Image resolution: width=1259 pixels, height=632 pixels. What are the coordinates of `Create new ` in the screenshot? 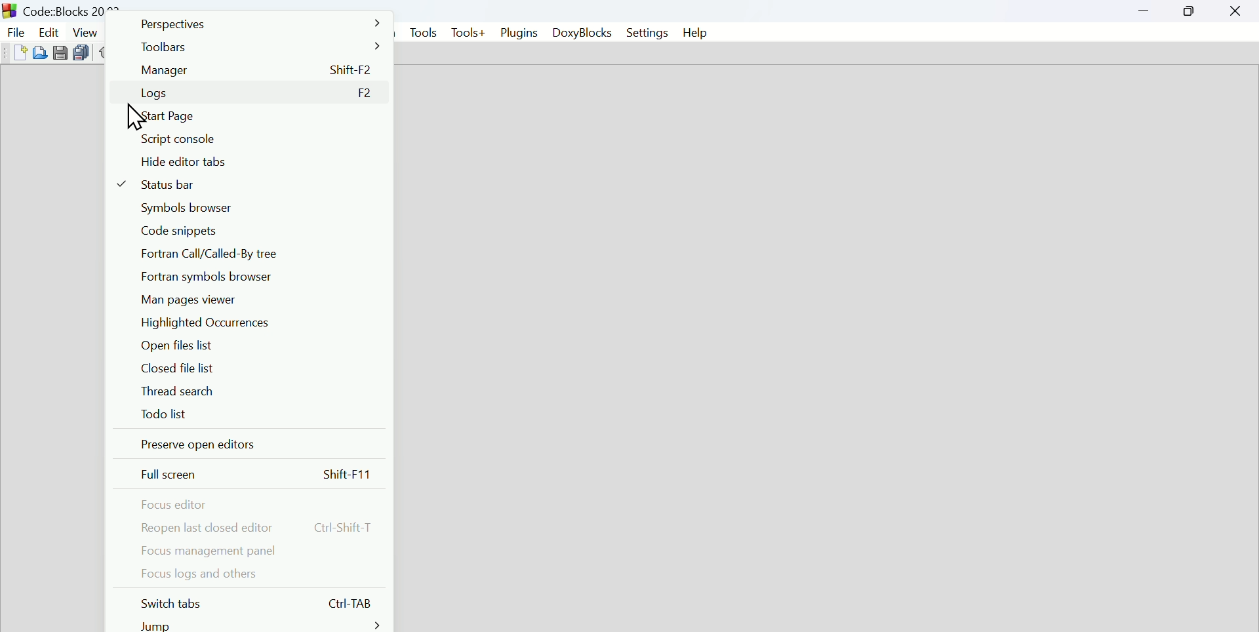 It's located at (20, 52).